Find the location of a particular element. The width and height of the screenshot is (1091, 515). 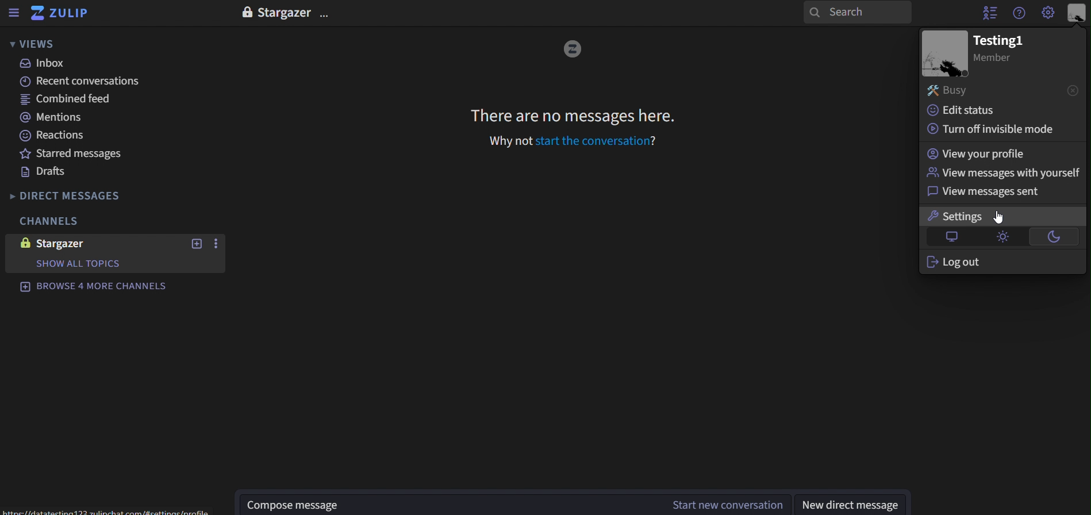

new topic is located at coordinates (195, 243).